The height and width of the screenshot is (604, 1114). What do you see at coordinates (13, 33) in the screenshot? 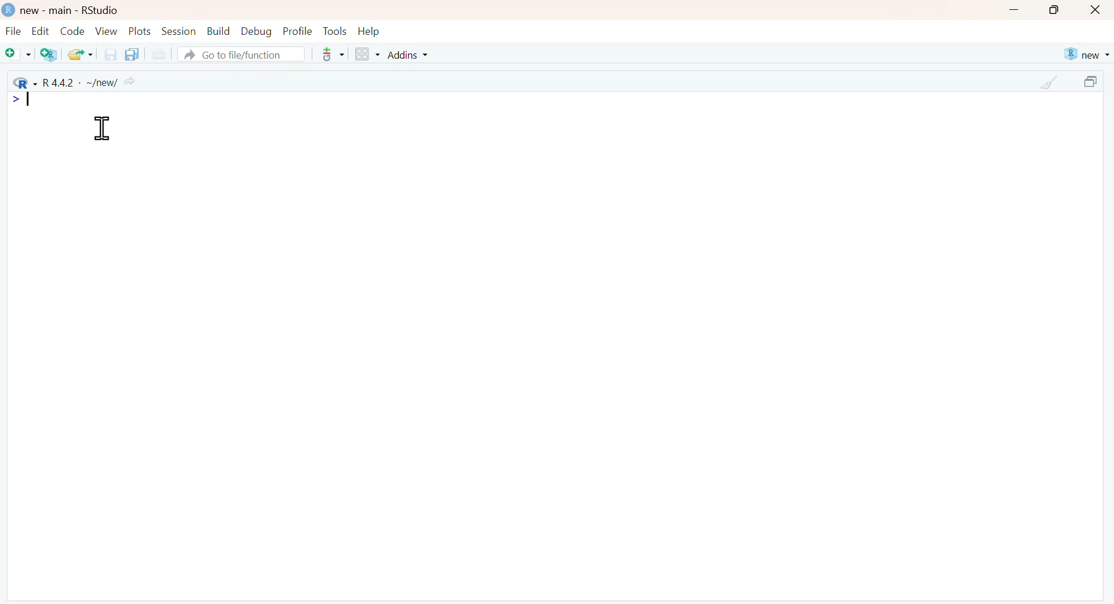
I see `File` at bounding box center [13, 33].